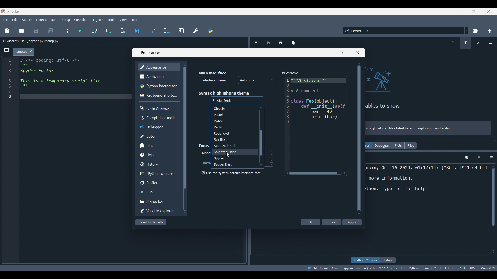  Describe the element at coordinates (490, 43) in the screenshot. I see `Options` at that location.